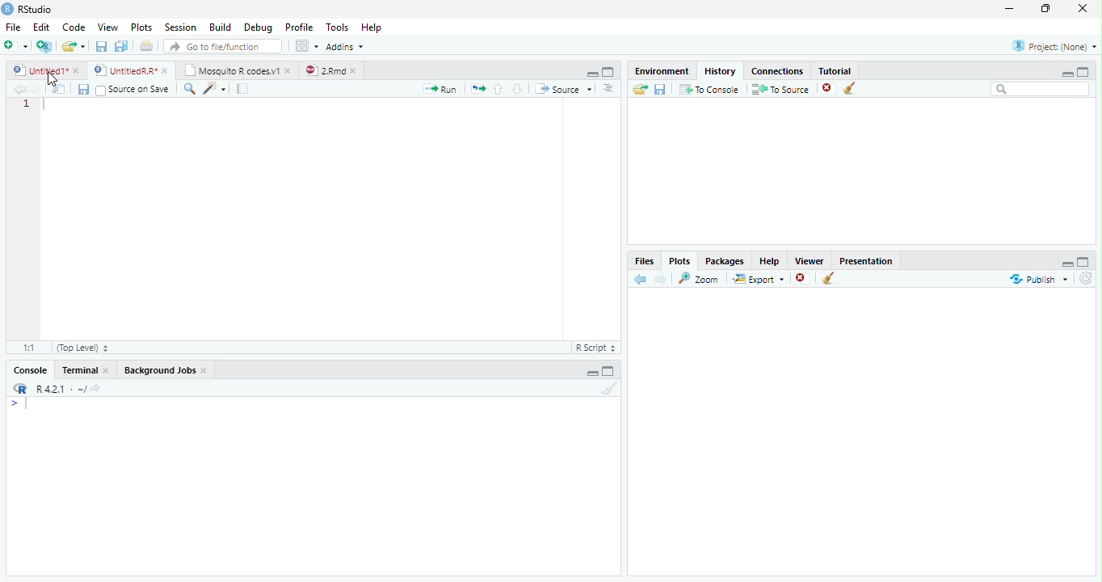  What do you see at coordinates (19, 89) in the screenshot?
I see `previous source location` at bounding box center [19, 89].